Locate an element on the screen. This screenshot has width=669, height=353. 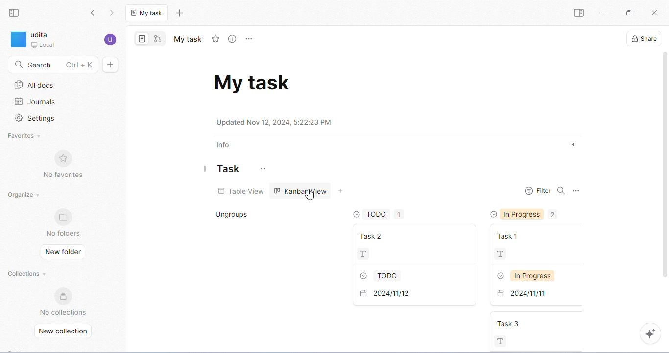
search is located at coordinates (53, 65).